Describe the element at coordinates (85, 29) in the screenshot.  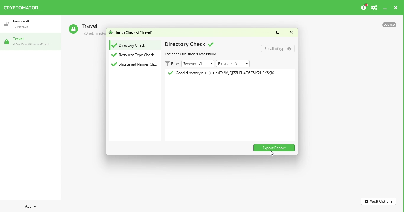
I see `Travel` at that location.